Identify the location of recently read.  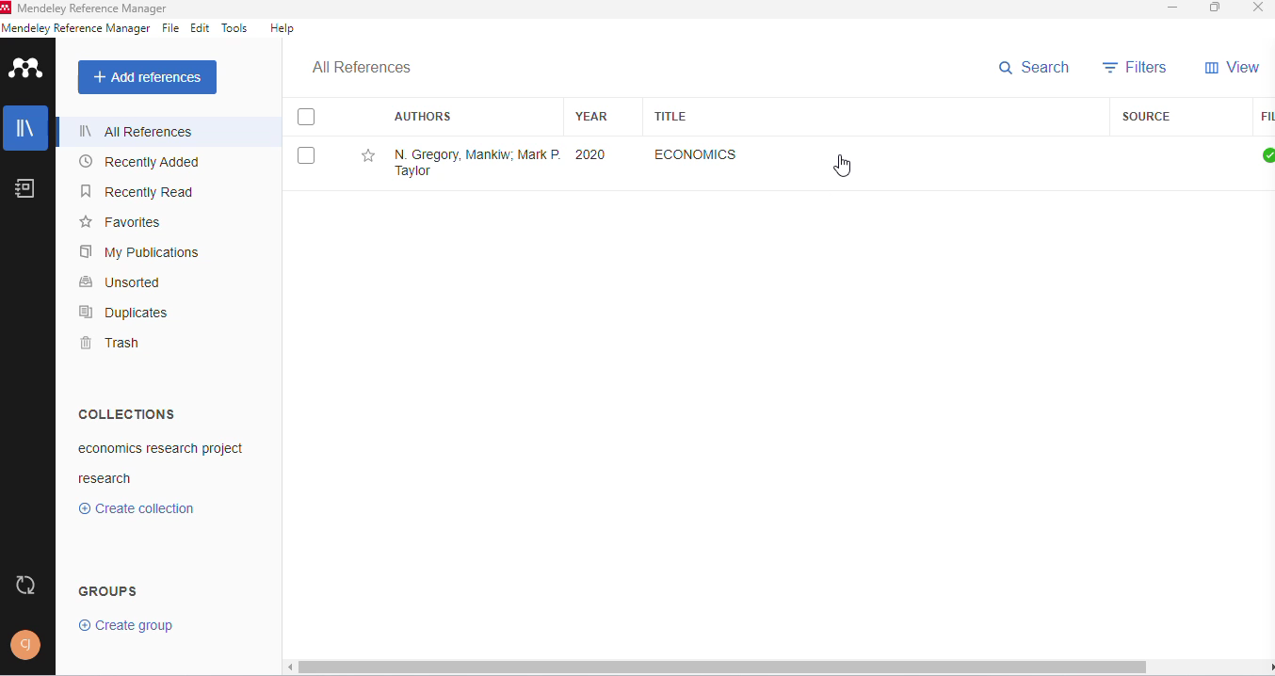
(137, 191).